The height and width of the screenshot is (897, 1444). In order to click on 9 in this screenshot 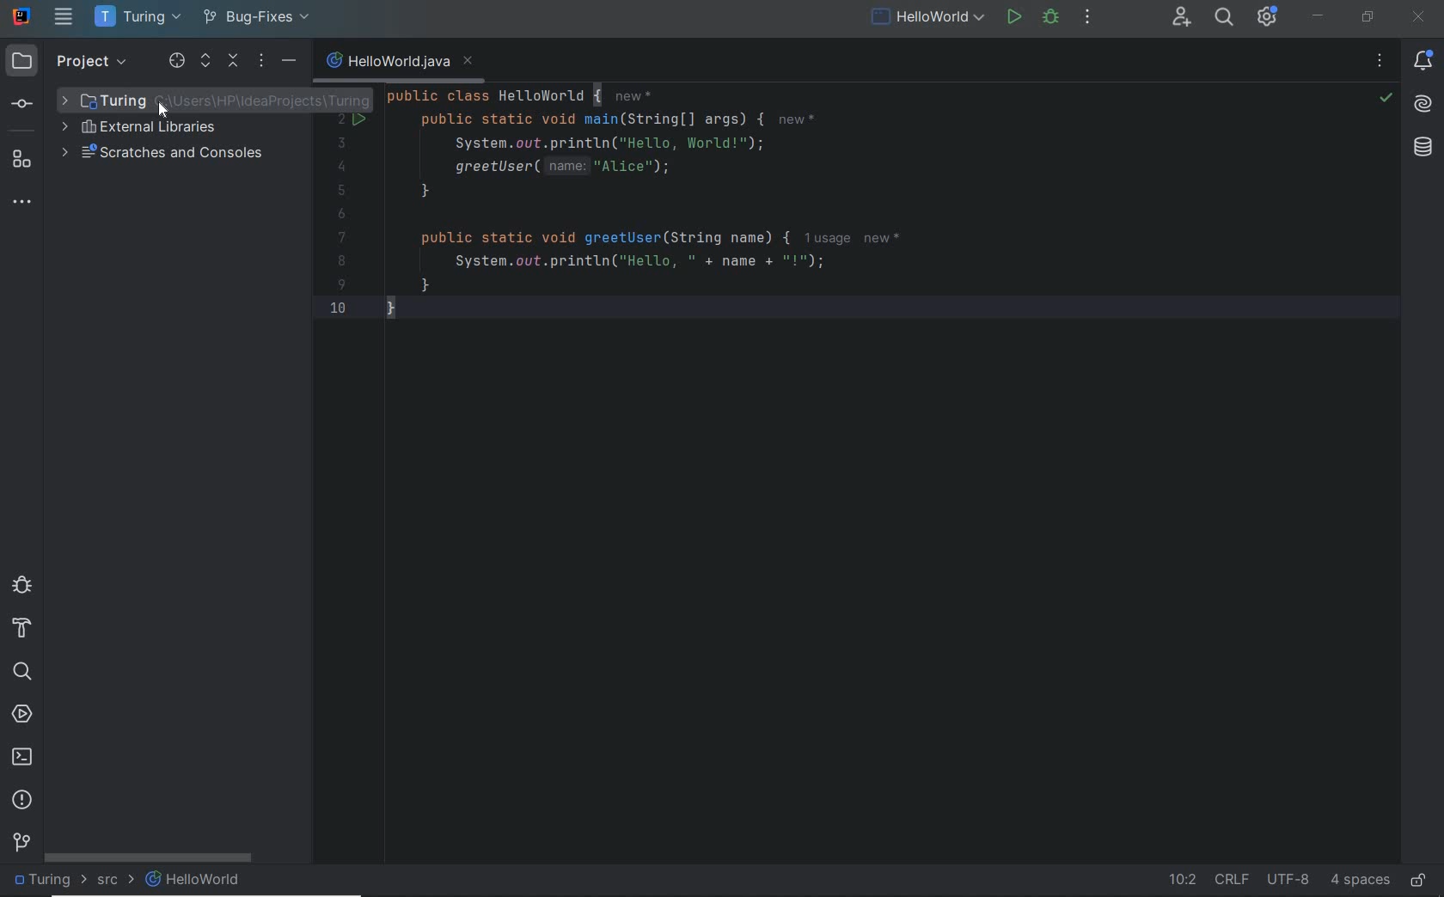, I will do `click(341, 284)`.